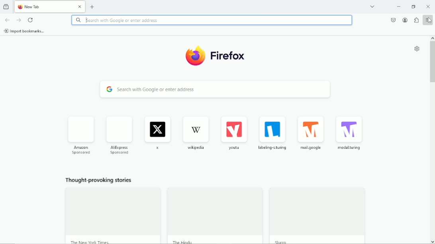 The image size is (435, 244). I want to click on Search with Google or enter address, so click(216, 89).